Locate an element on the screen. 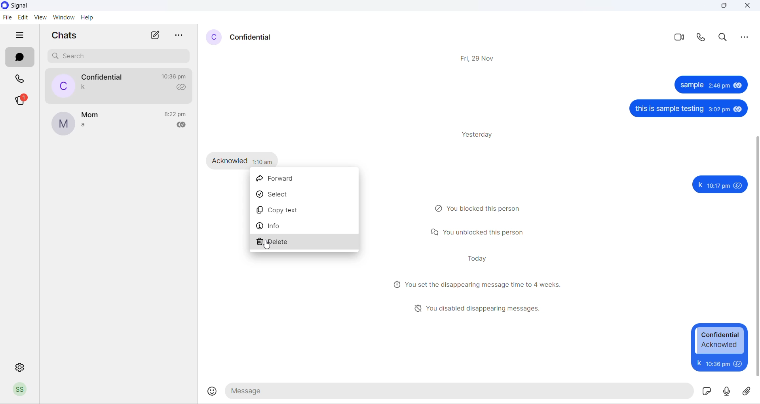 This screenshot has width=760, height=404. scrollbar is located at coordinates (755, 256).